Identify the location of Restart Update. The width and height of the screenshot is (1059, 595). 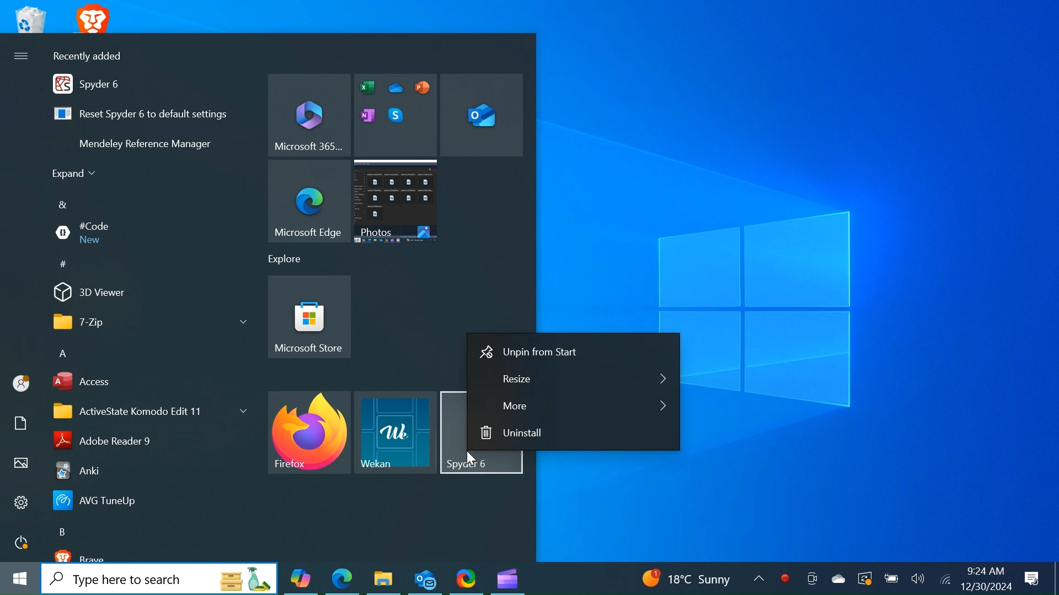
(865, 577).